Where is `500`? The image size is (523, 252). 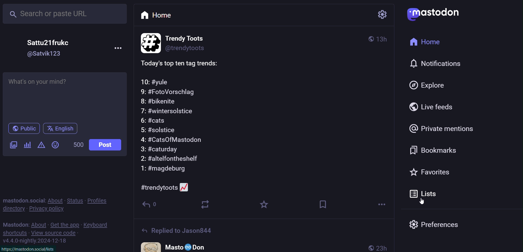
500 is located at coordinates (78, 145).